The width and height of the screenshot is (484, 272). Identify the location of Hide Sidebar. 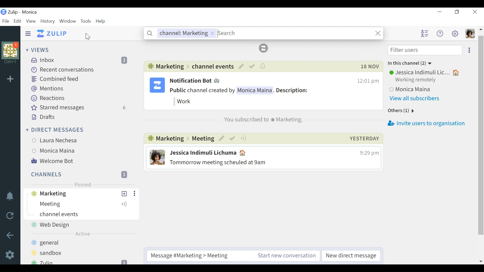
(27, 33).